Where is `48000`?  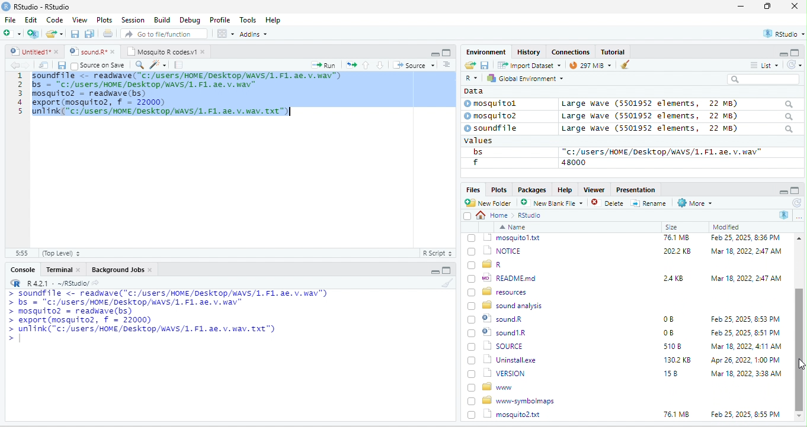 48000 is located at coordinates (574, 162).